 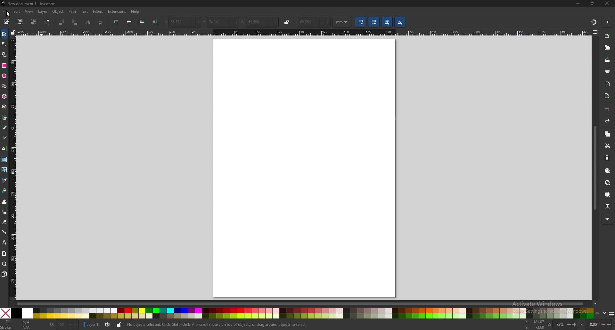 I want to click on lower selection to bottom, so click(x=155, y=22).